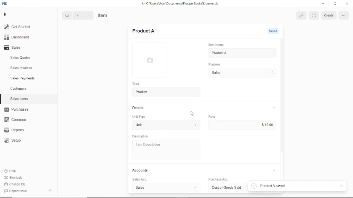  What do you see at coordinates (143, 31) in the screenshot?
I see `New Entry` at bounding box center [143, 31].